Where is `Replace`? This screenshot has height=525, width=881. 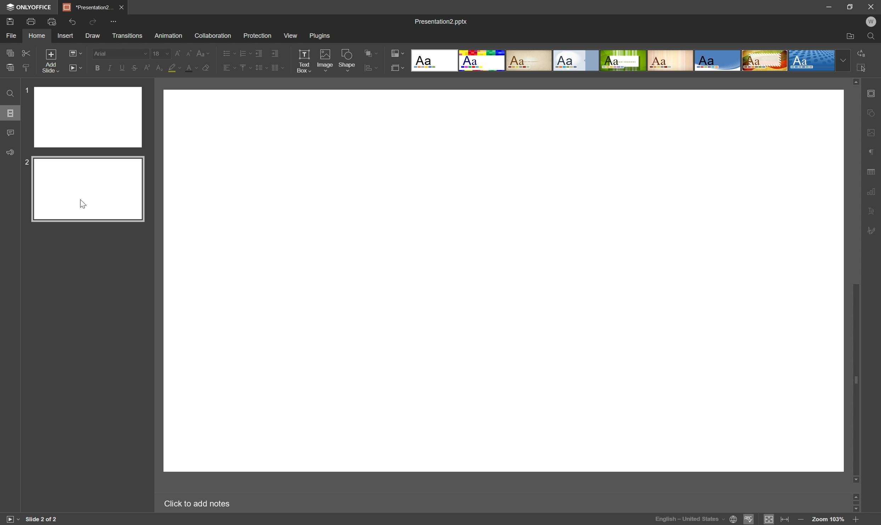 Replace is located at coordinates (864, 53).